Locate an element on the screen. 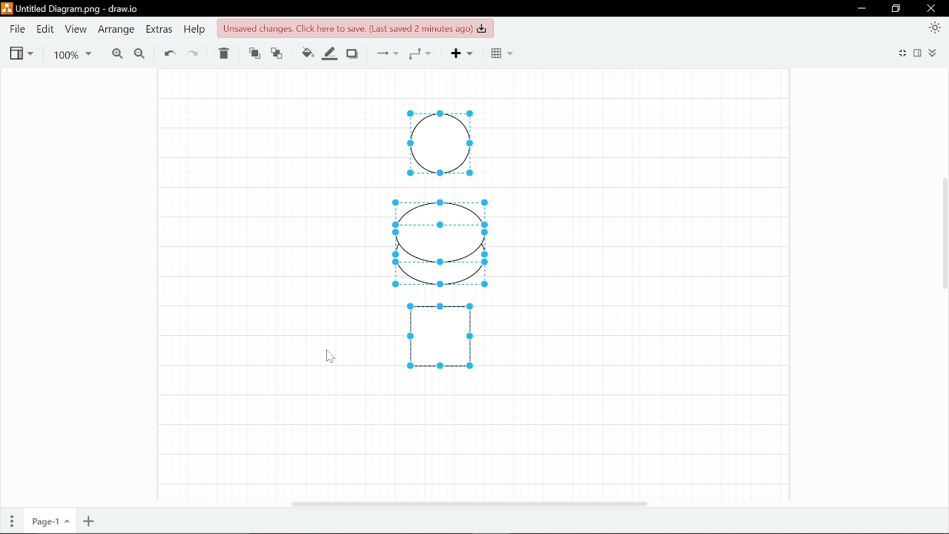  Arrange is located at coordinates (117, 30).